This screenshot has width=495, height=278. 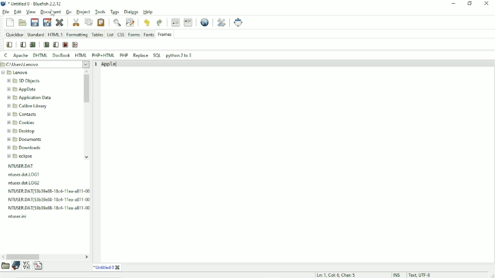 What do you see at coordinates (86, 88) in the screenshot?
I see `Vertical scrollbar` at bounding box center [86, 88].